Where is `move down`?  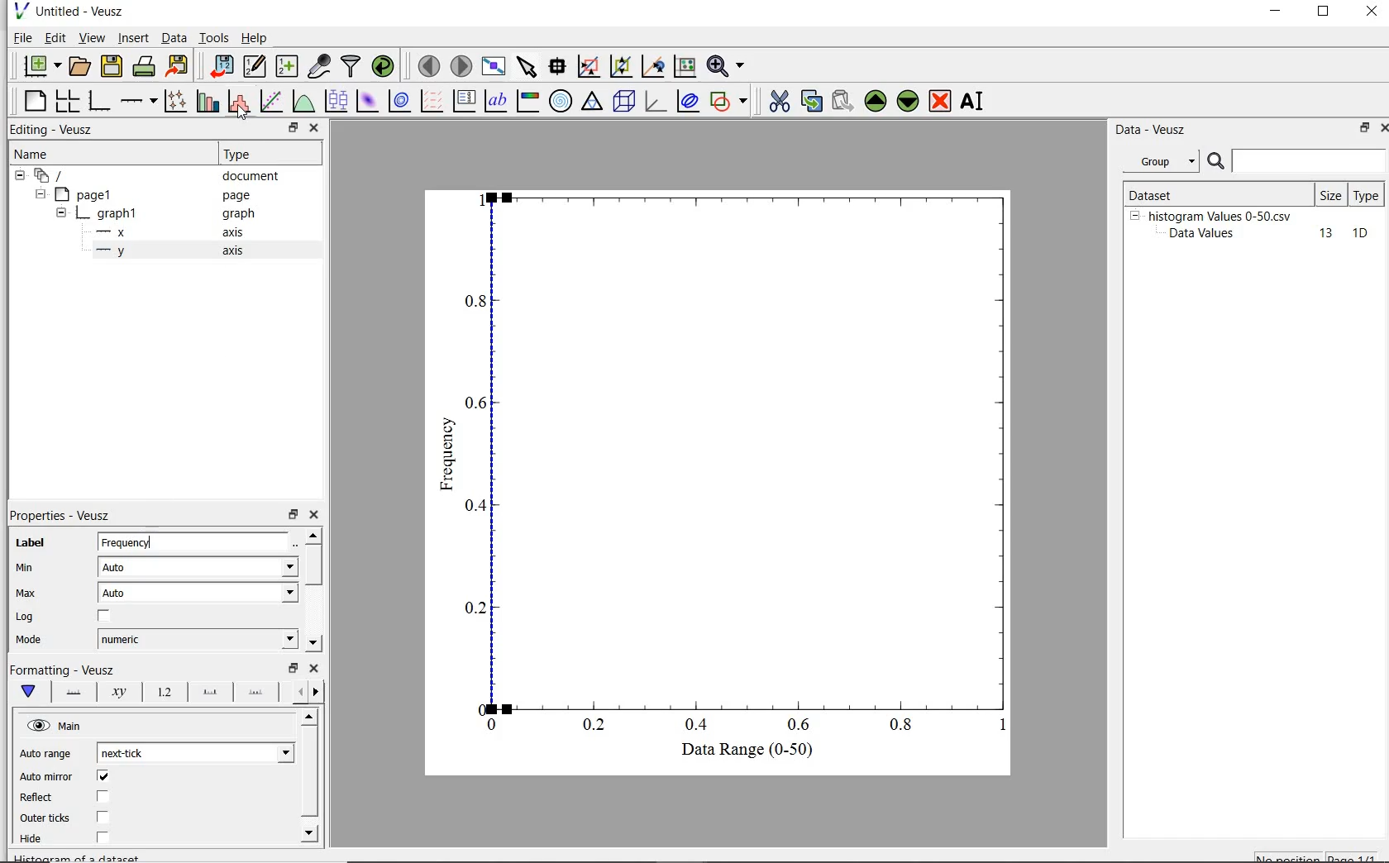
move down is located at coordinates (311, 832).